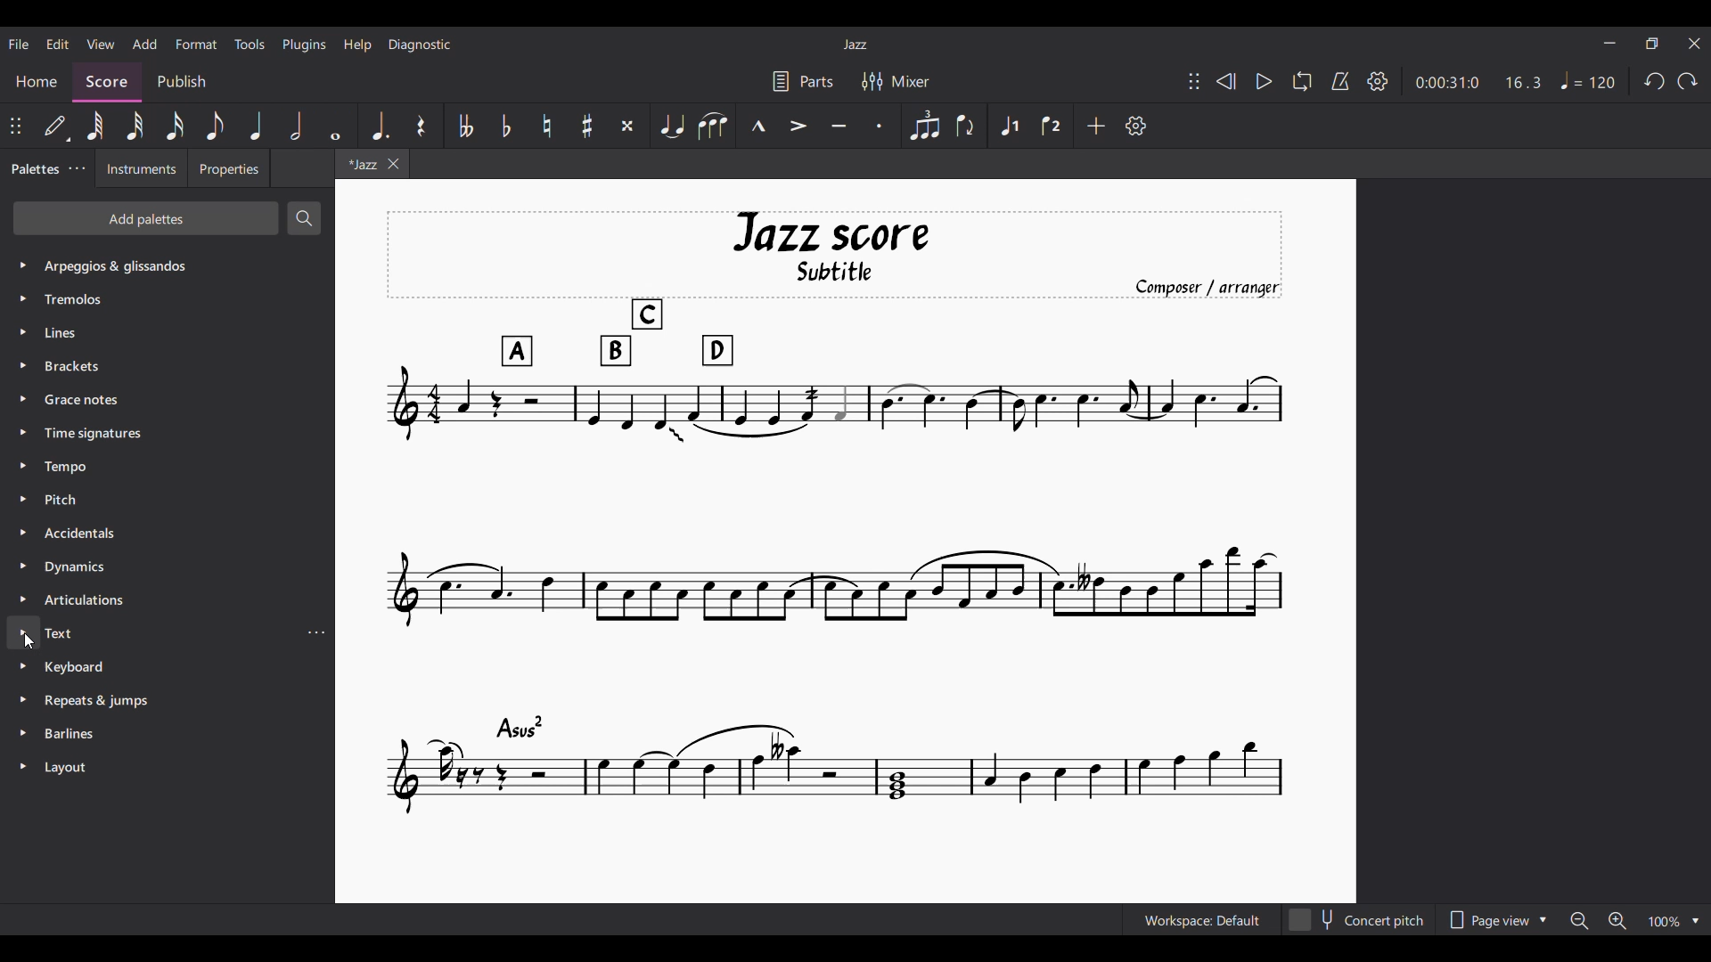 Image resolution: width=1711 pixels, height=962 pixels. What do you see at coordinates (1136, 126) in the screenshot?
I see `Settings` at bounding box center [1136, 126].